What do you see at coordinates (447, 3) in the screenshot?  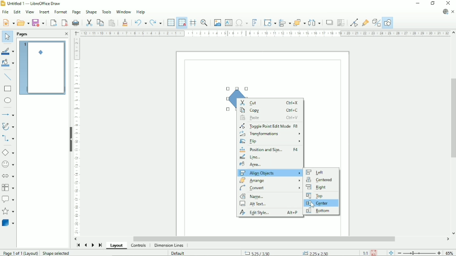 I see `Close` at bounding box center [447, 3].